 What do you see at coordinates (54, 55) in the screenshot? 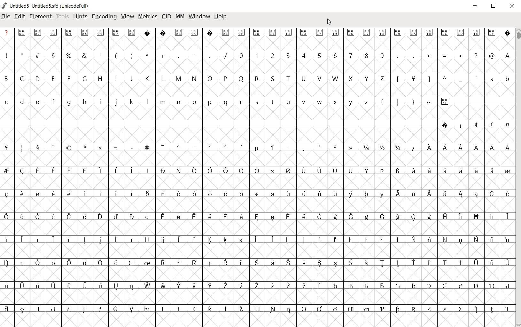
I see `$` at bounding box center [54, 55].